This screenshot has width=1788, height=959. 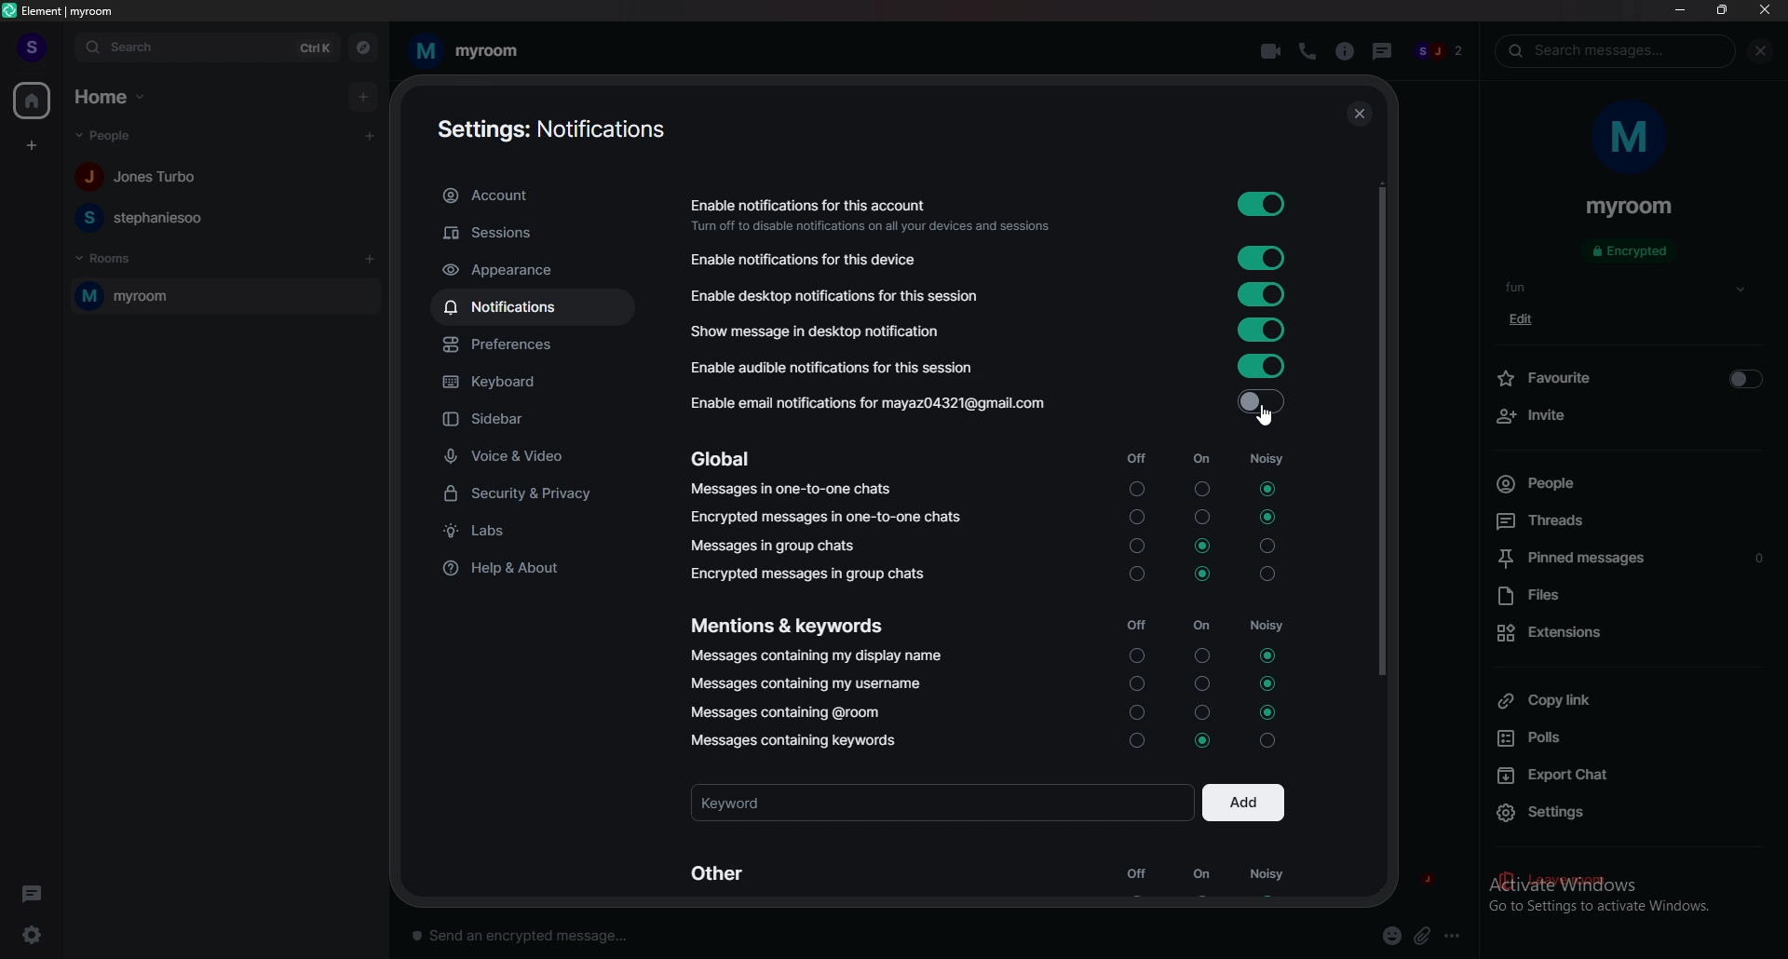 What do you see at coordinates (363, 47) in the screenshot?
I see `explore rooms` at bounding box center [363, 47].